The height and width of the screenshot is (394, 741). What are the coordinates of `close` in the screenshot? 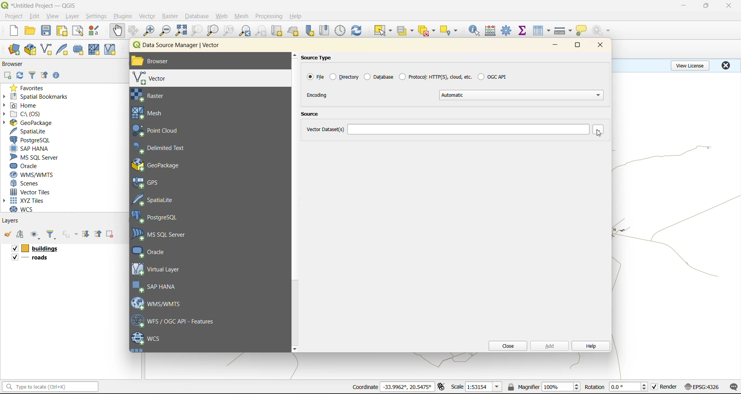 It's located at (598, 45).